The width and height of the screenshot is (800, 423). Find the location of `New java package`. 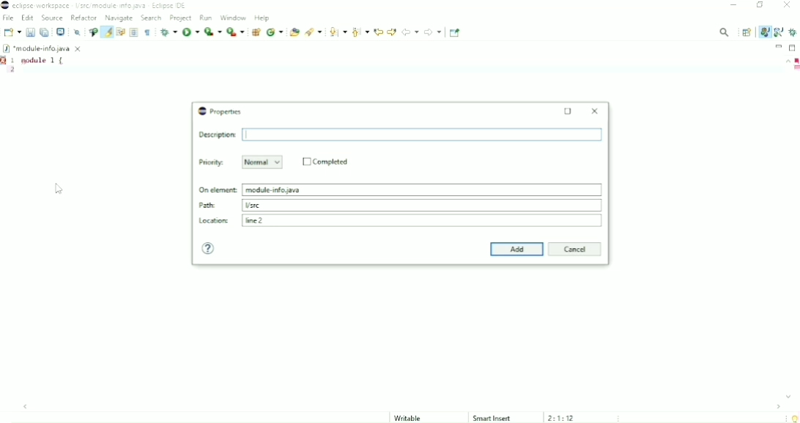

New java package is located at coordinates (256, 32).